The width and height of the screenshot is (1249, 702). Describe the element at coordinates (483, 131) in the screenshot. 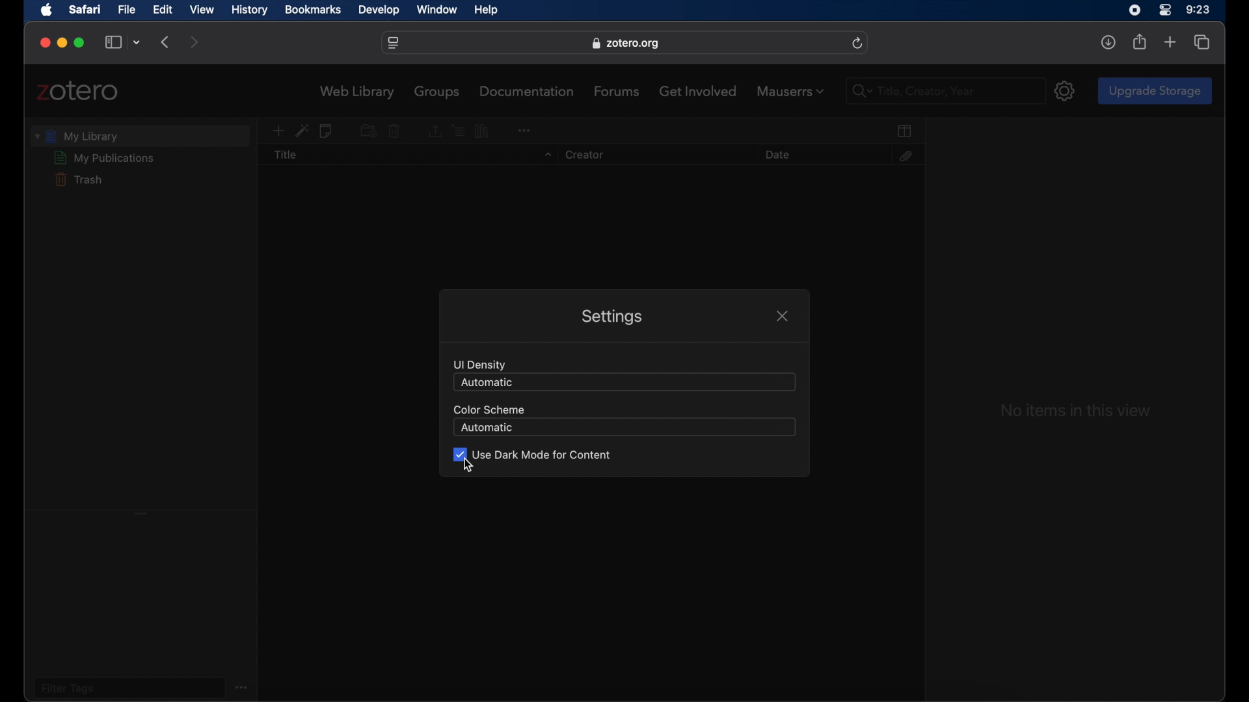

I see `create bibliography` at that location.